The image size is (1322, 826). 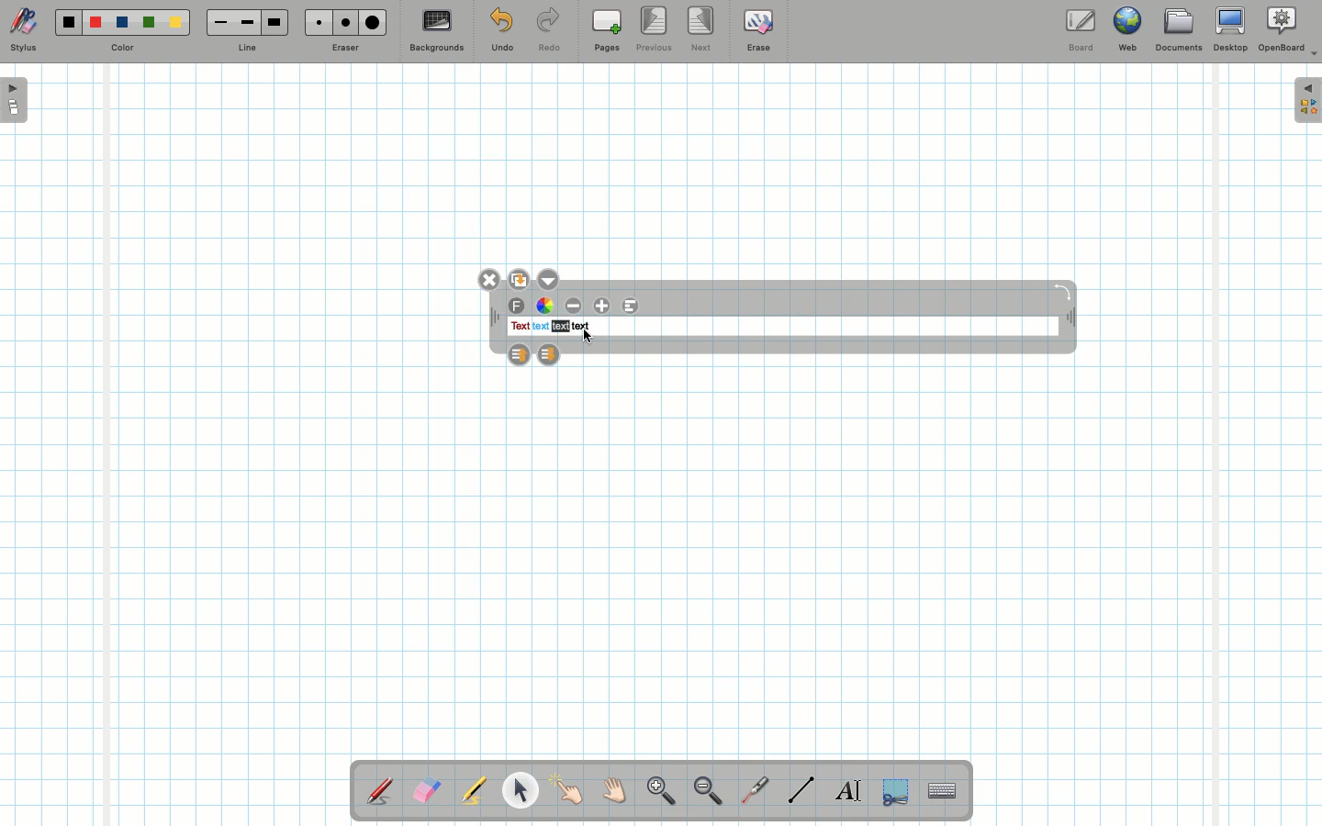 I want to click on Font, so click(x=518, y=307).